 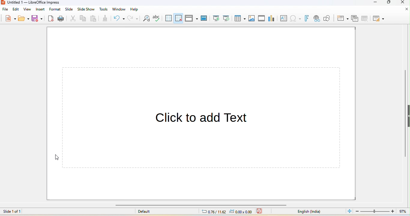 What do you see at coordinates (134, 19) in the screenshot?
I see `redo` at bounding box center [134, 19].